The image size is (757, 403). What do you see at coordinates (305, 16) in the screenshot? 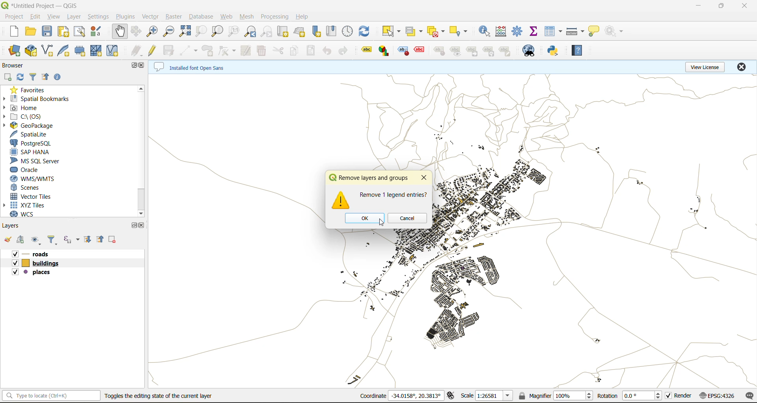
I see `help` at bounding box center [305, 16].